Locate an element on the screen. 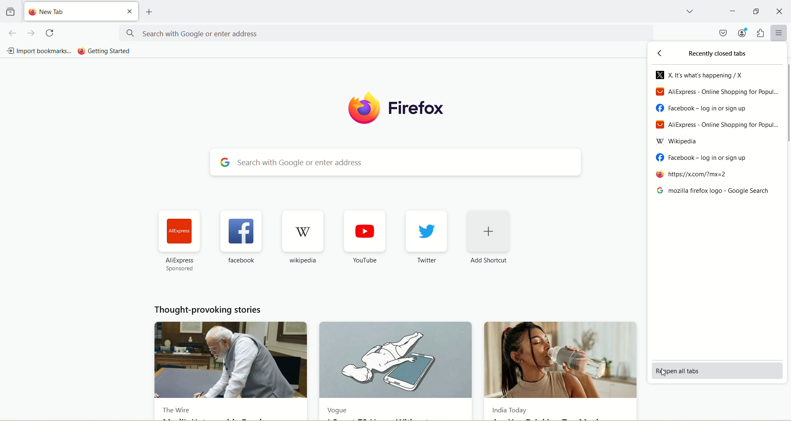 The width and height of the screenshot is (791, 421). facebook is located at coordinates (239, 261).